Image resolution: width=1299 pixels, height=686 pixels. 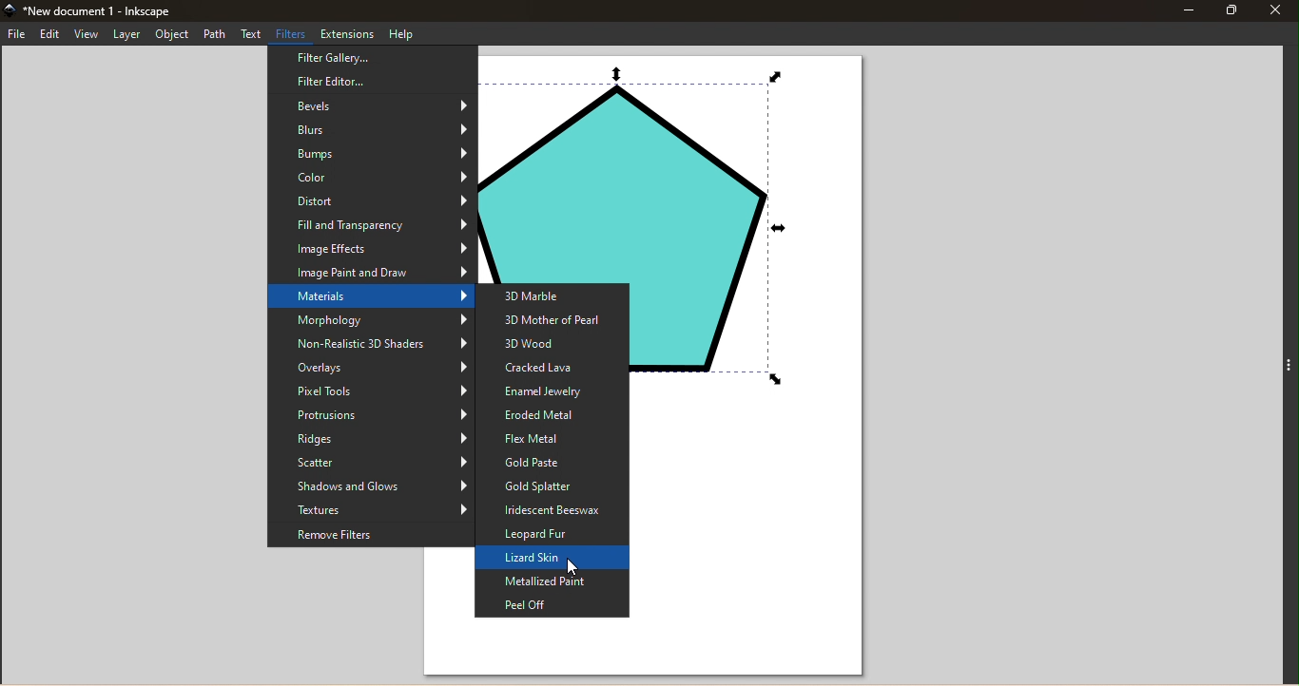 What do you see at coordinates (550, 605) in the screenshot?
I see `Peel Off` at bounding box center [550, 605].